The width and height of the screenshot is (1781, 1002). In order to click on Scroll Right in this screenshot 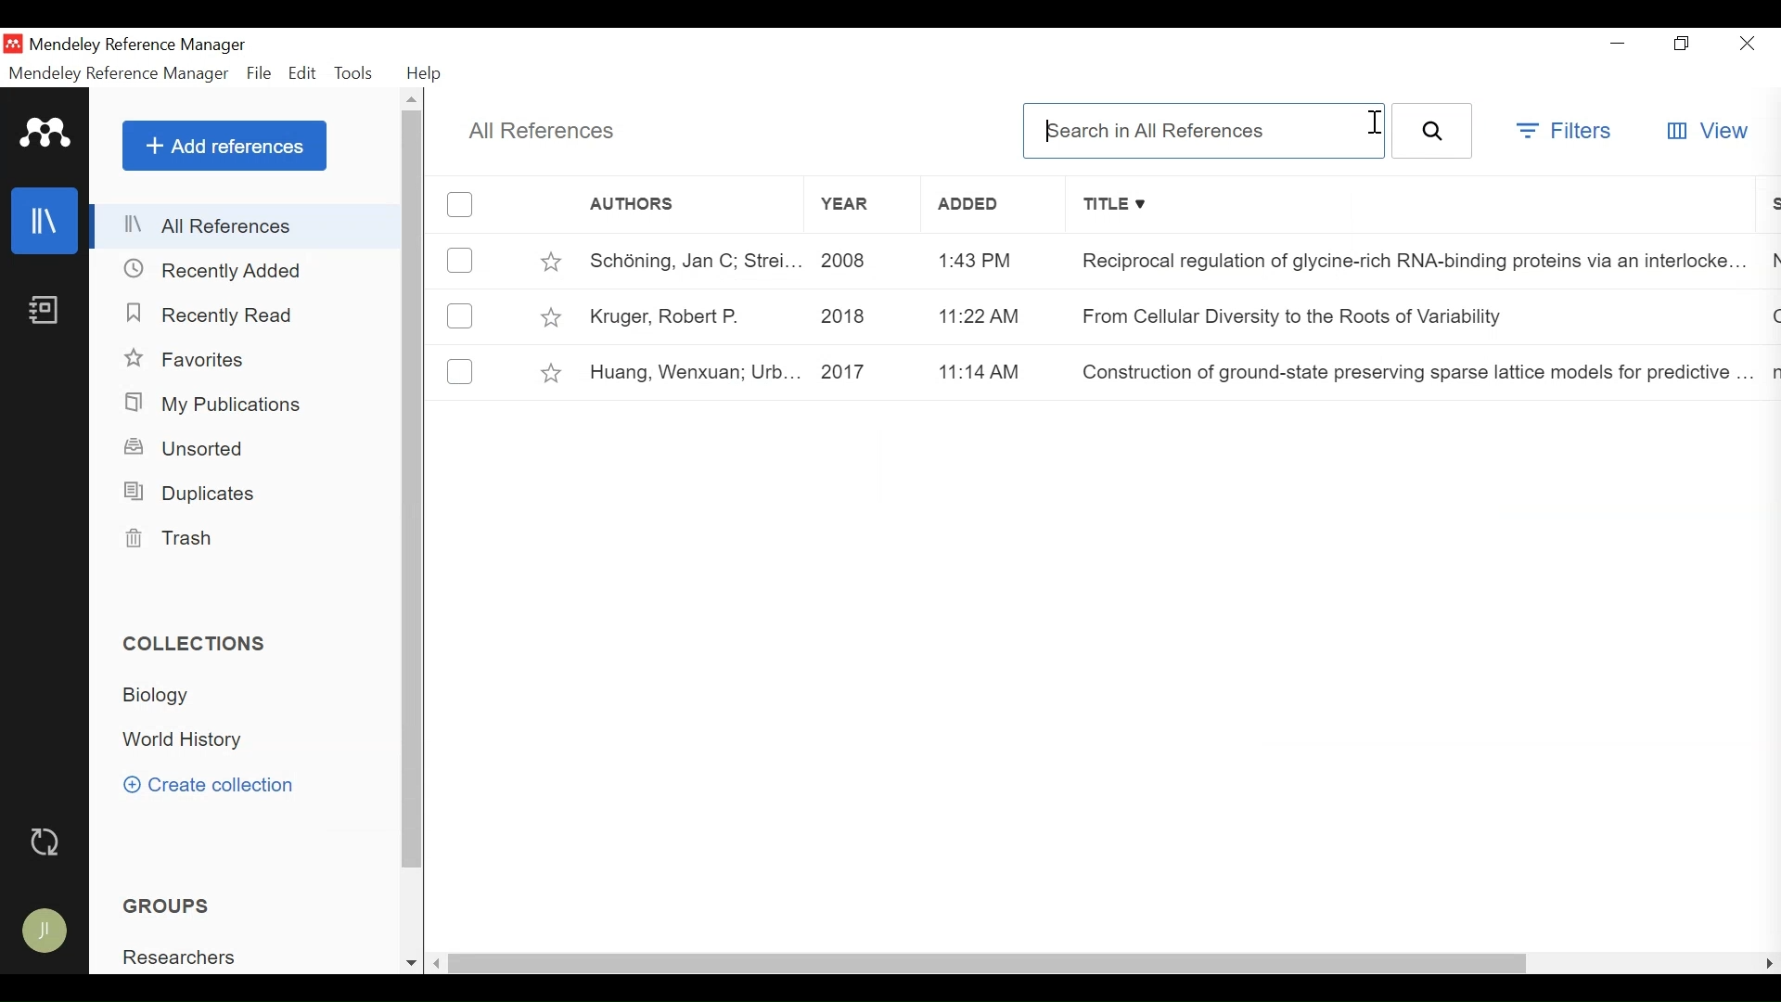, I will do `click(1768, 963)`.